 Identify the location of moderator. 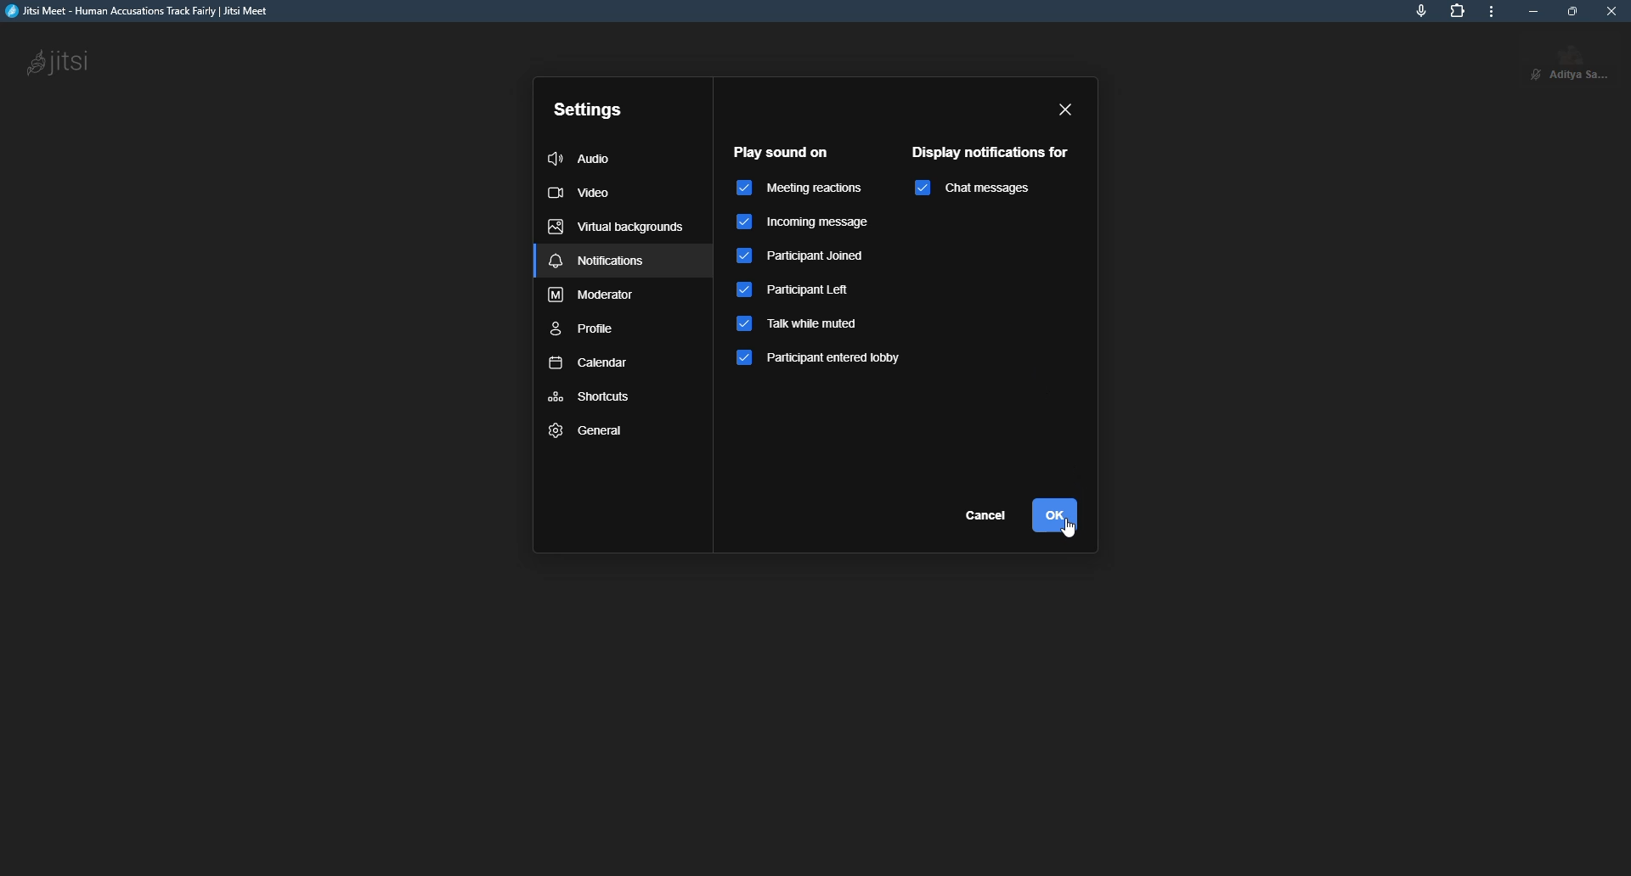
(593, 297).